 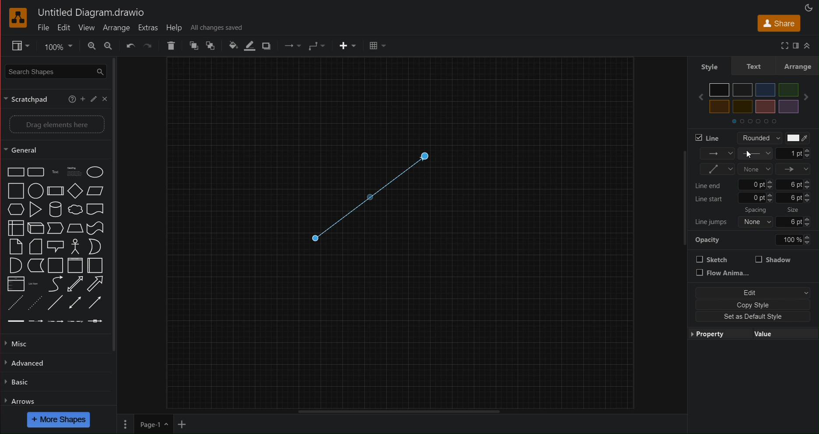 What do you see at coordinates (109, 46) in the screenshot?
I see `Zoom Out` at bounding box center [109, 46].